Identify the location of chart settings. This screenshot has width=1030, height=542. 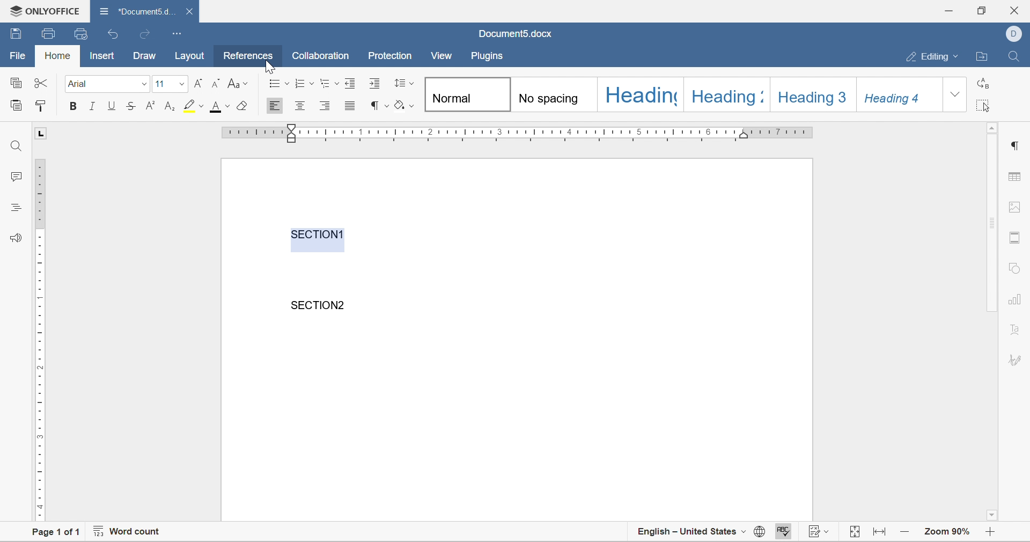
(1016, 301).